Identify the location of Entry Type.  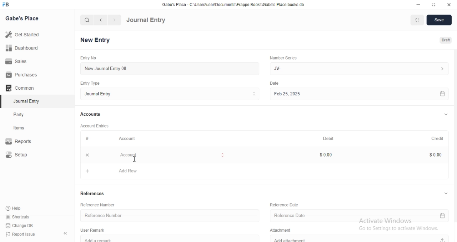
(89, 83).